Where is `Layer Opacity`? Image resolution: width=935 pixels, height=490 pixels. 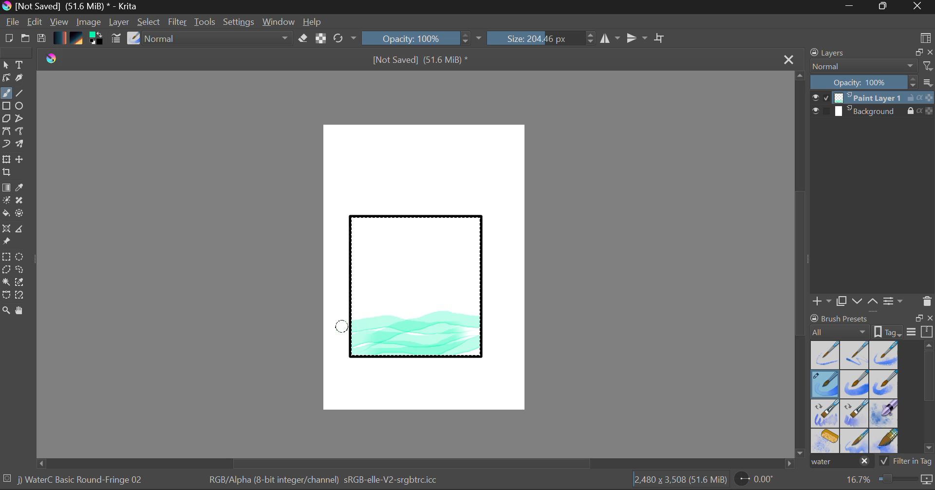 Layer Opacity is located at coordinates (873, 83).